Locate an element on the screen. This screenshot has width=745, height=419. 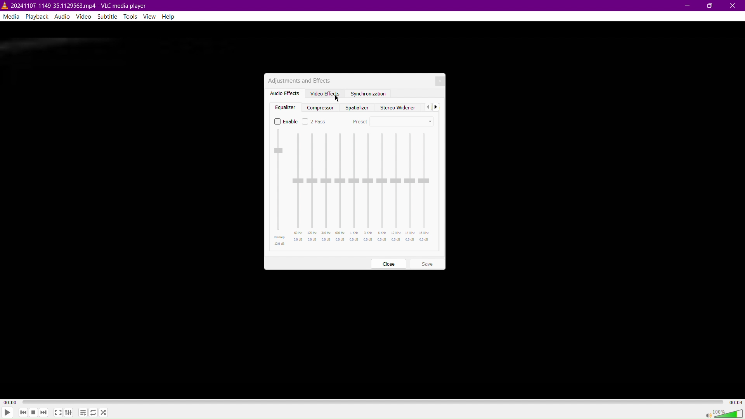
3KHz Equalizer is located at coordinates (368, 189).